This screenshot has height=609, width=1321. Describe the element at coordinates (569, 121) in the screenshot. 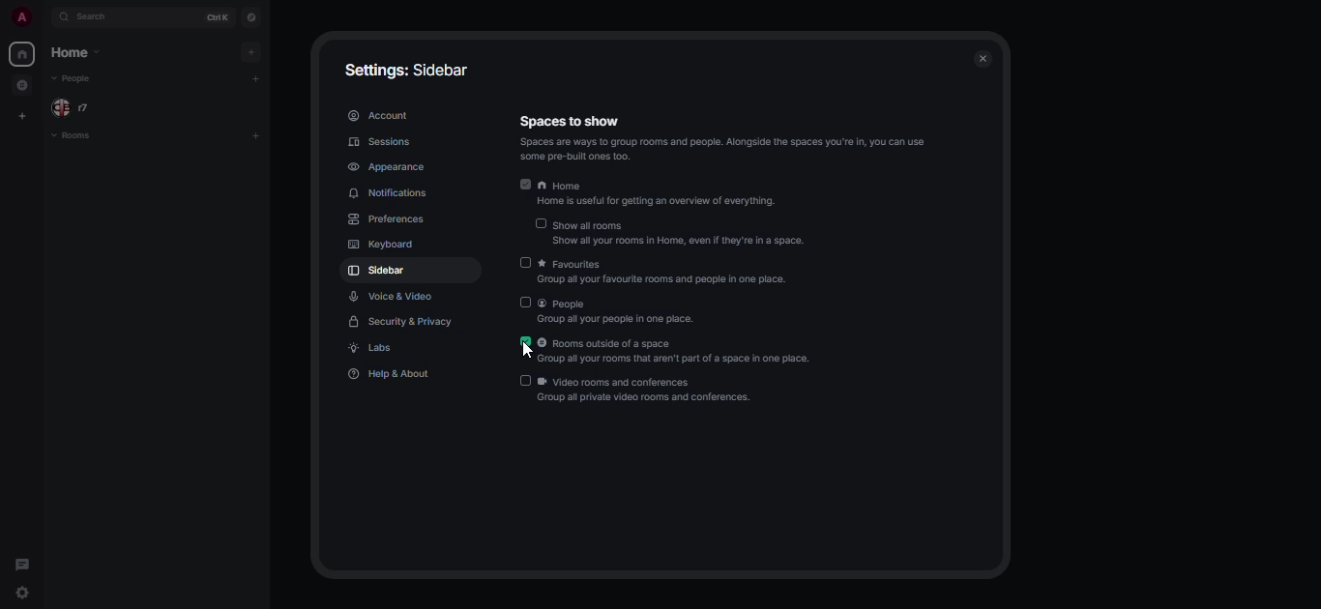

I see `spaces to show` at that location.